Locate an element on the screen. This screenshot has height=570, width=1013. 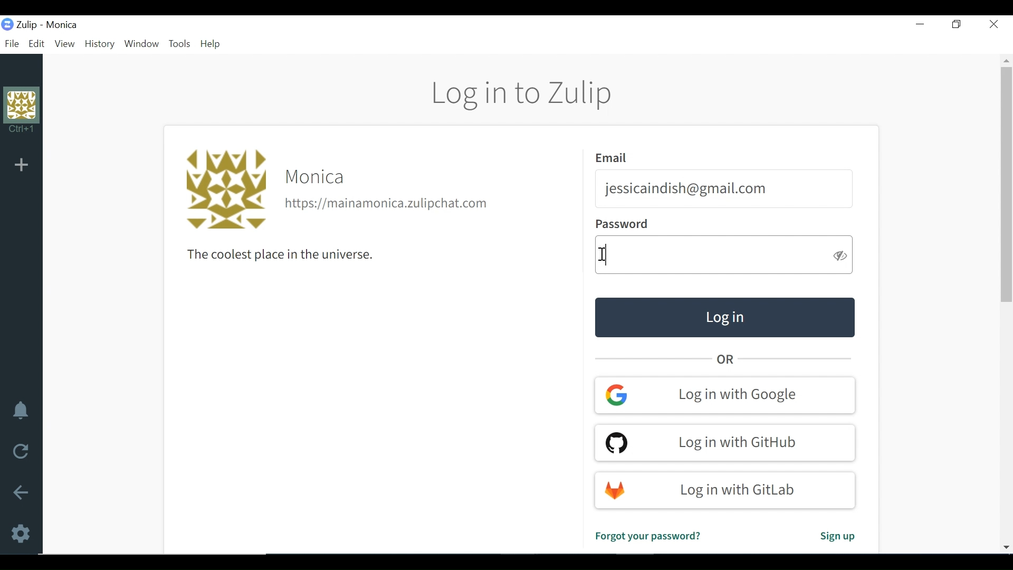
Log in is located at coordinates (724, 317).